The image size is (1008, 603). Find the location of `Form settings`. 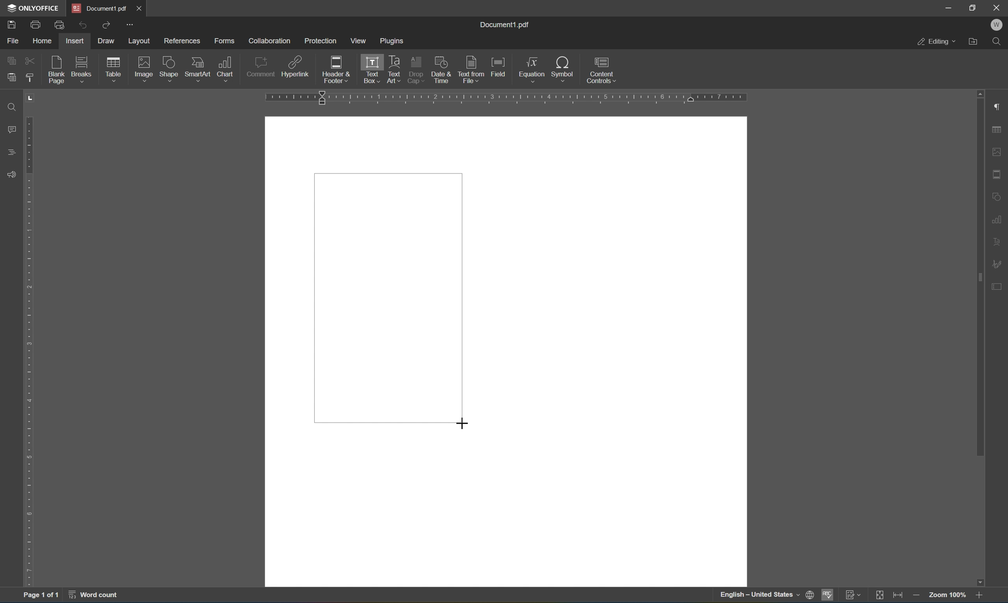

Form settings is located at coordinates (998, 285).